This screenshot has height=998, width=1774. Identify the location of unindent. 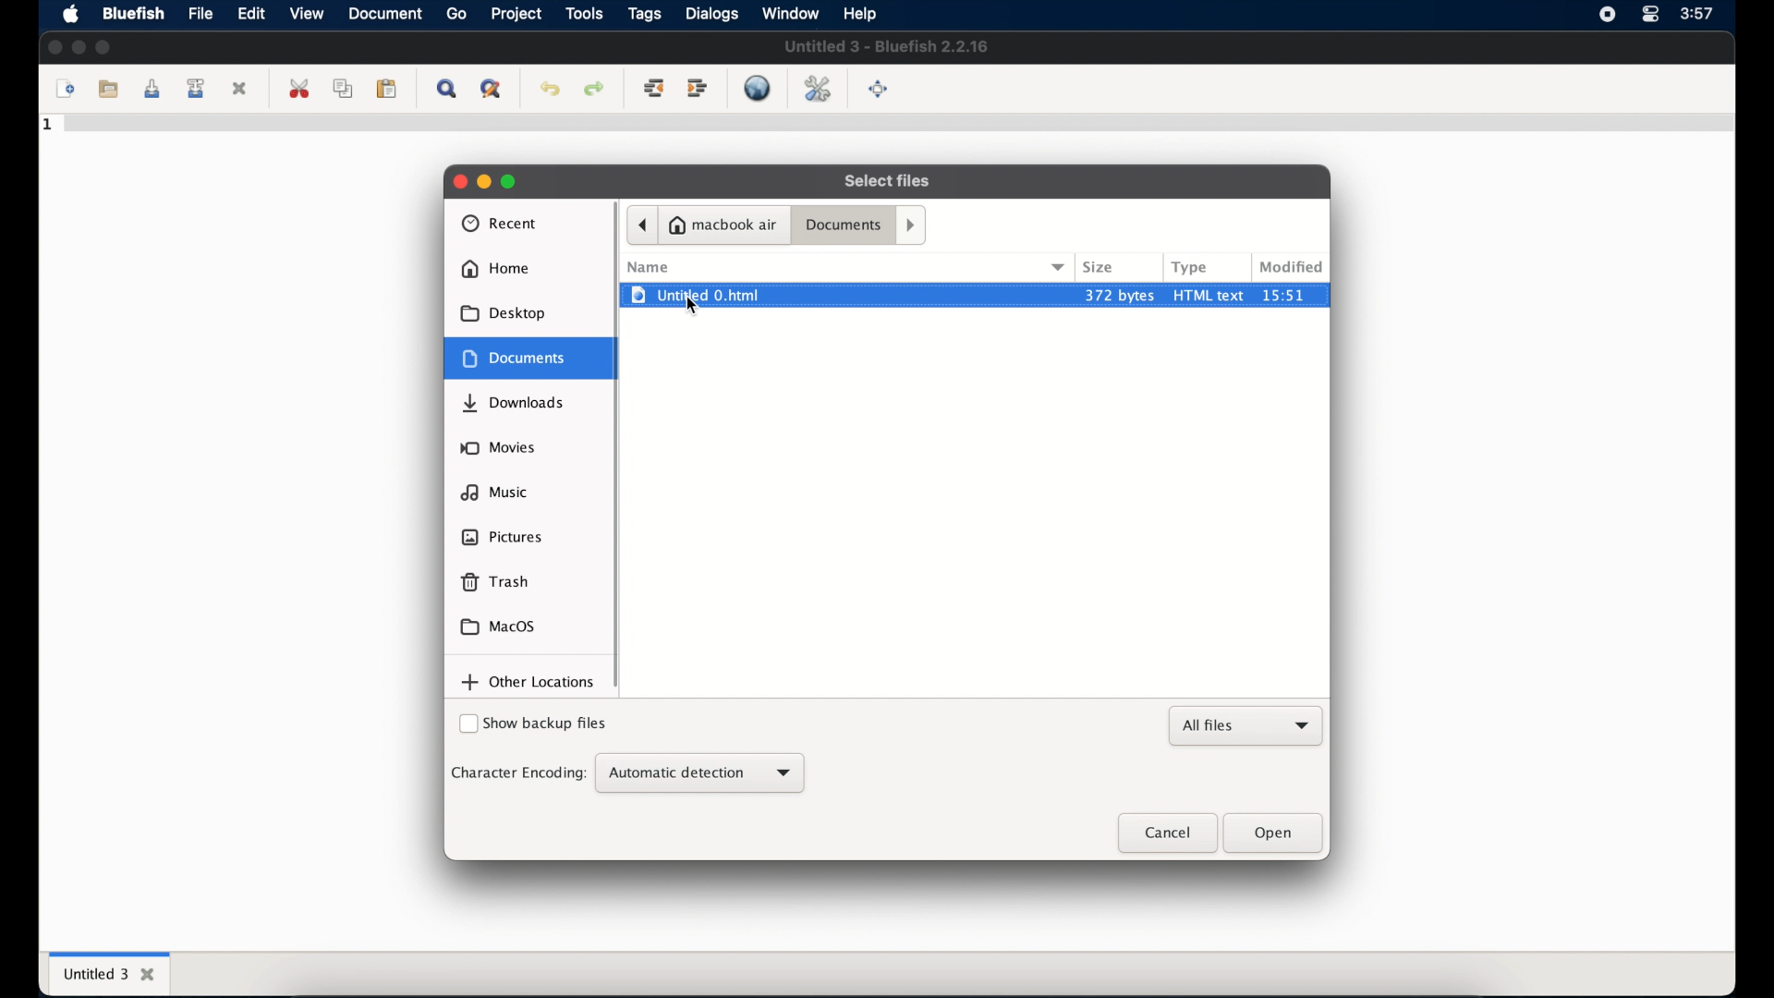
(654, 90).